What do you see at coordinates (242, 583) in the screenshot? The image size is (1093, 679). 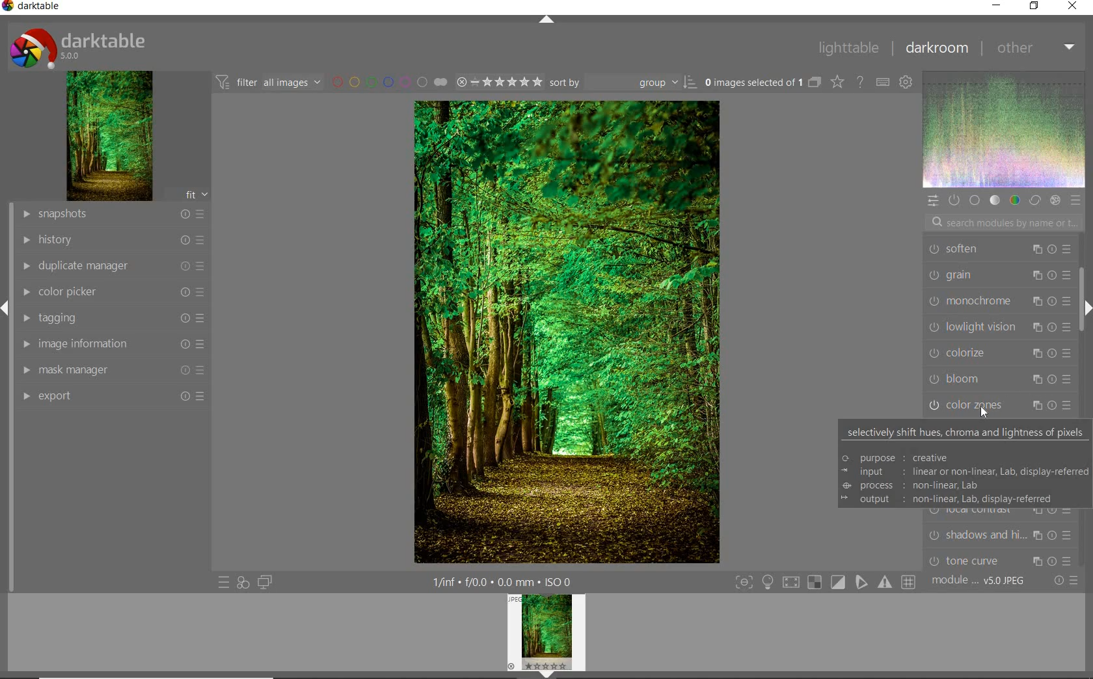 I see `QUICK ACCESS FOR APPLYING OF YOUR STYLES` at bounding box center [242, 583].